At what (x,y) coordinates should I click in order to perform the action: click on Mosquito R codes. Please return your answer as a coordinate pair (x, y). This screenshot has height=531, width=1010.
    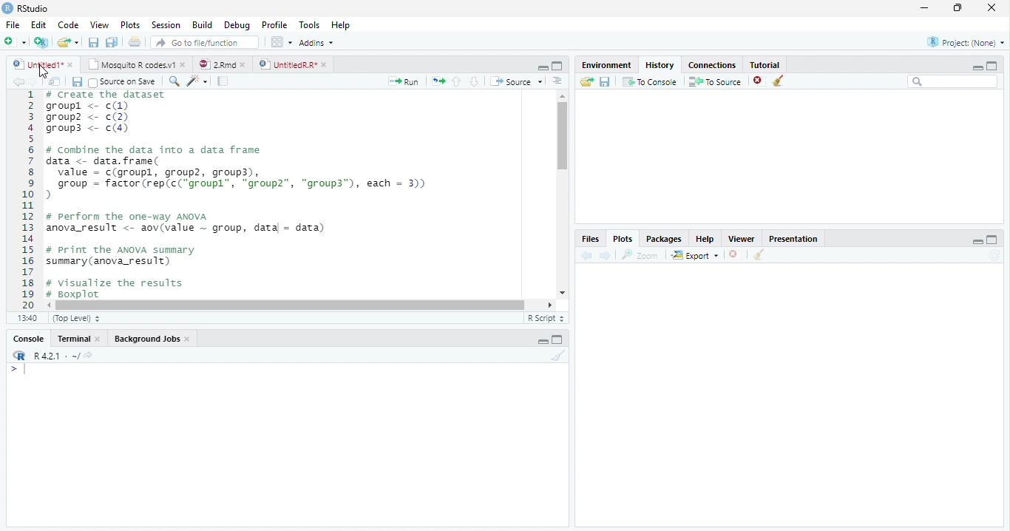
    Looking at the image, I should click on (136, 64).